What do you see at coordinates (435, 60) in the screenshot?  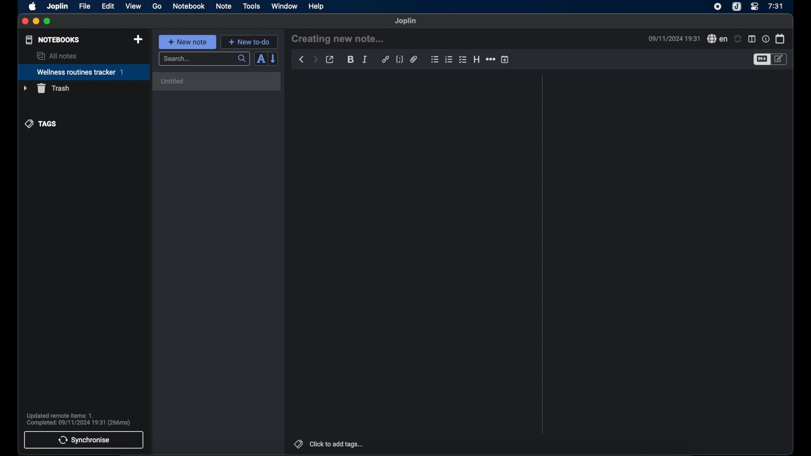 I see `bulleted list` at bounding box center [435, 60].